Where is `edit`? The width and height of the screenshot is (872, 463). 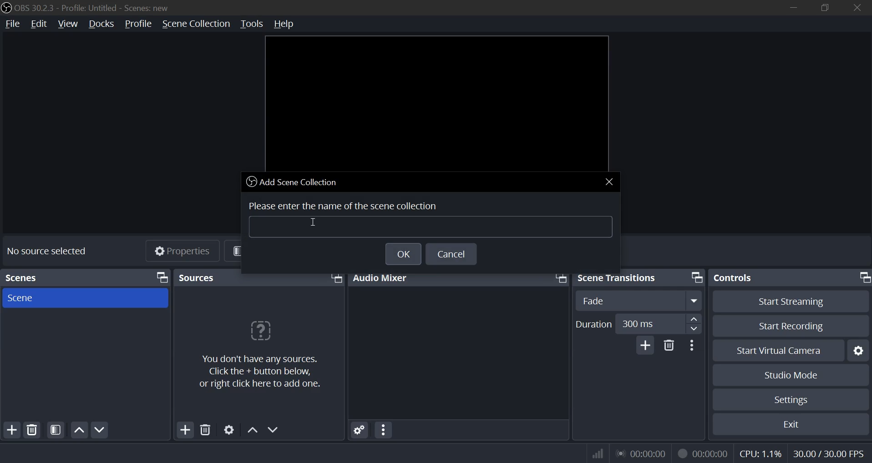
edit is located at coordinates (39, 24).